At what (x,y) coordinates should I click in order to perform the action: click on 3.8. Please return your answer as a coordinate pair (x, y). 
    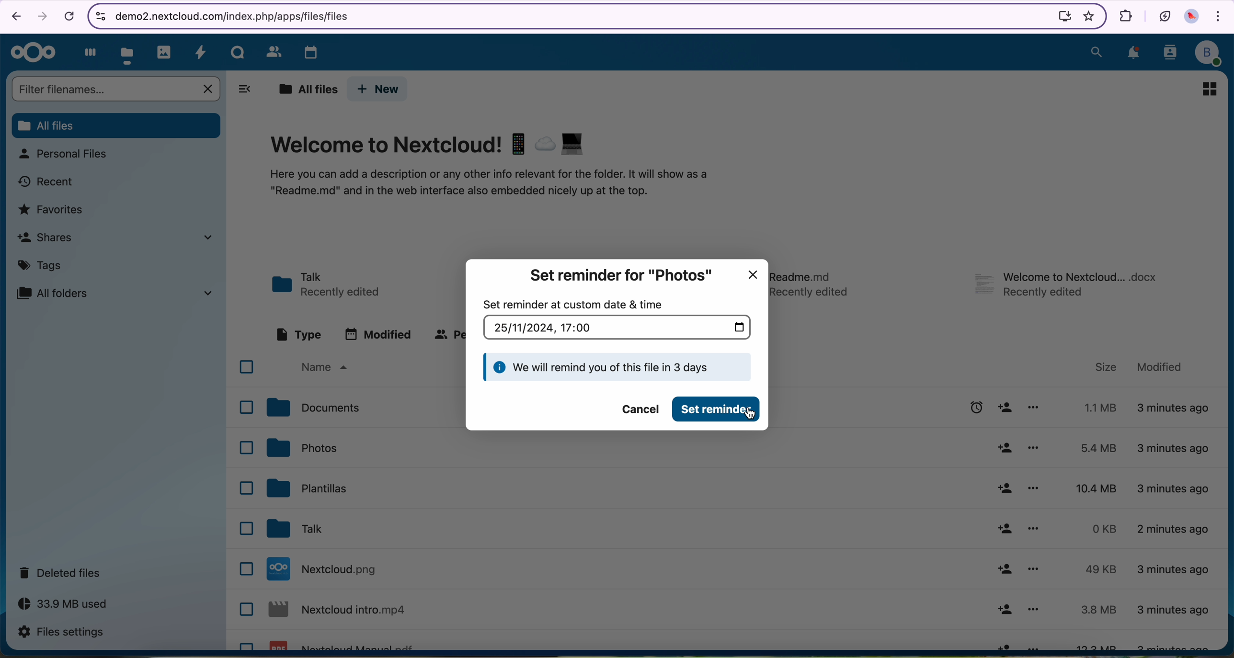
    Looking at the image, I should click on (1099, 610).